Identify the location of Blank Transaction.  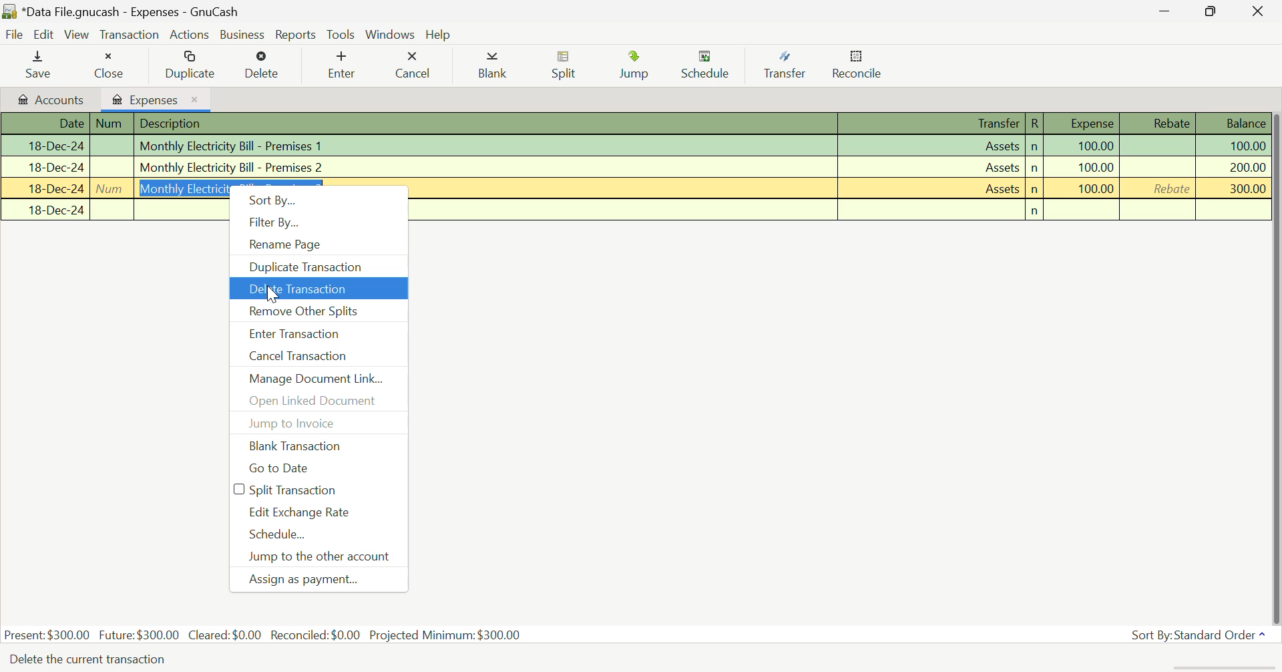
(320, 447).